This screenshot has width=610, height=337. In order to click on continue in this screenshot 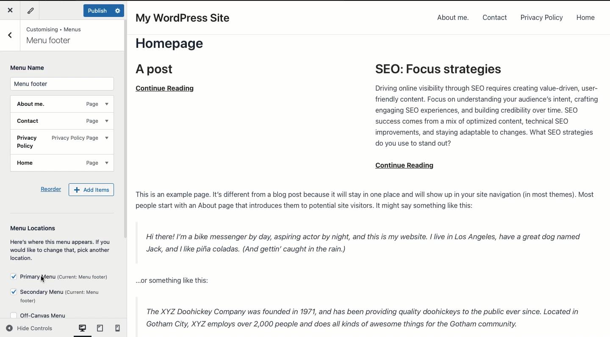, I will do `click(167, 88)`.